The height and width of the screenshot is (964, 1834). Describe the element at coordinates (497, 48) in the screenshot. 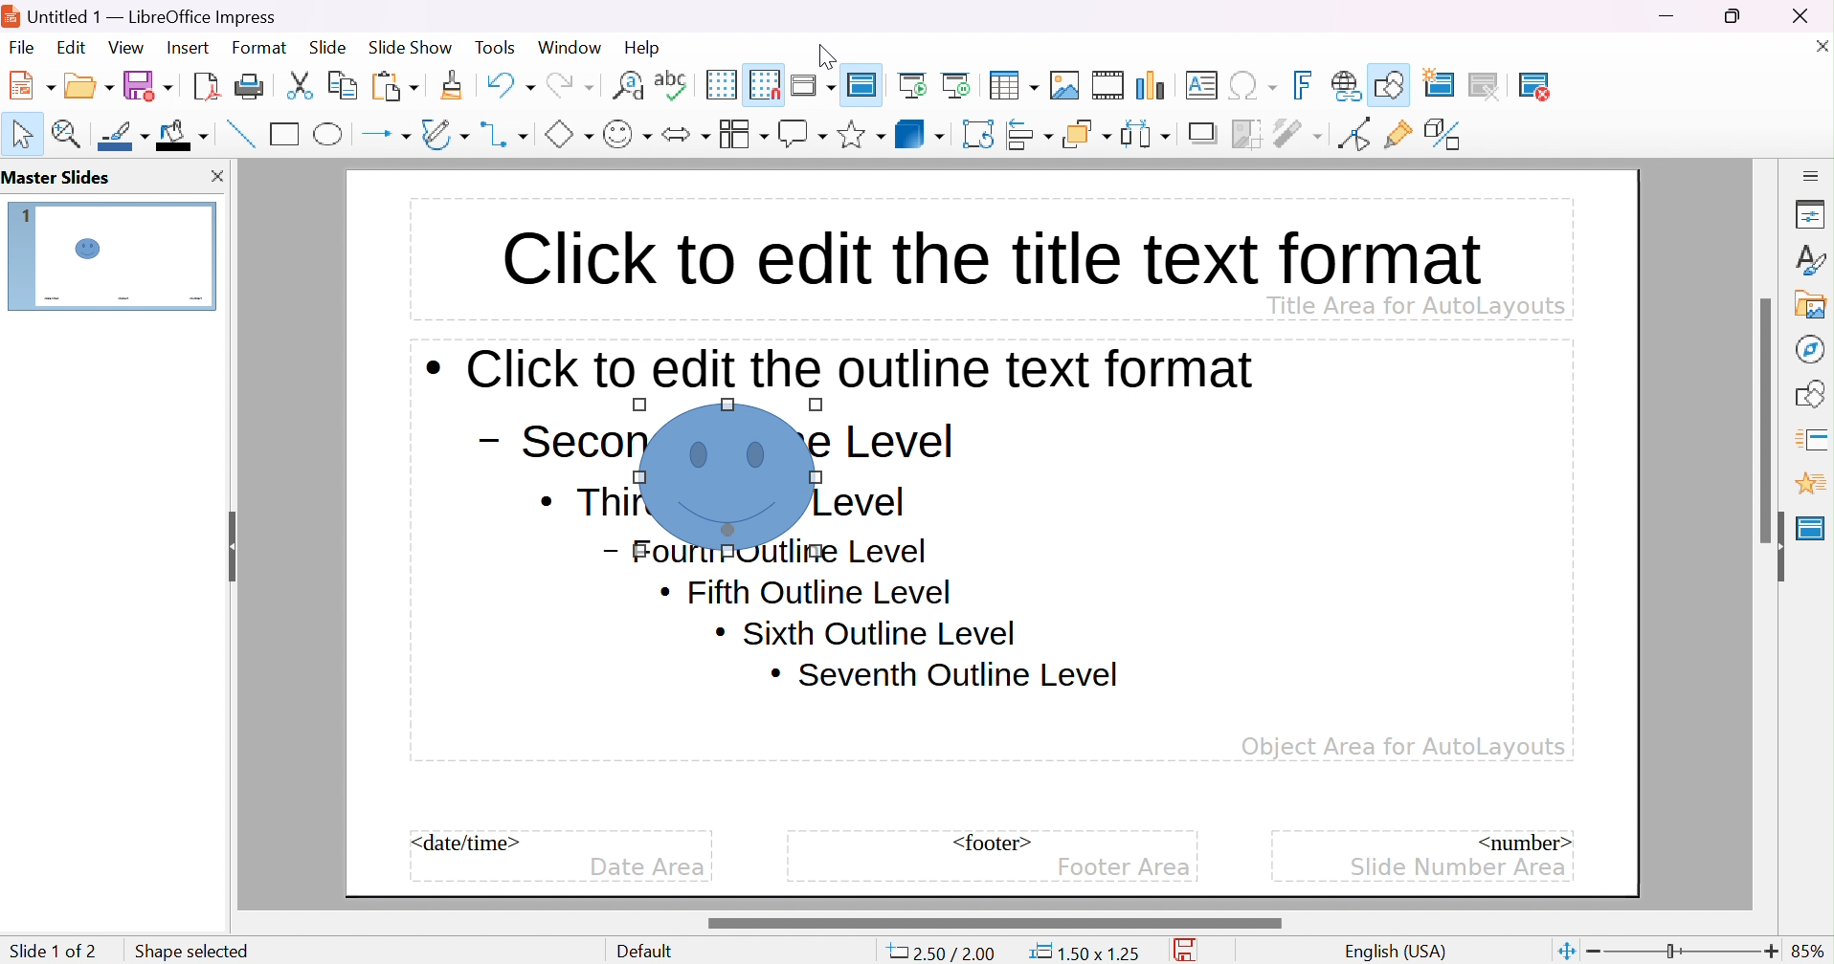

I see `tools` at that location.